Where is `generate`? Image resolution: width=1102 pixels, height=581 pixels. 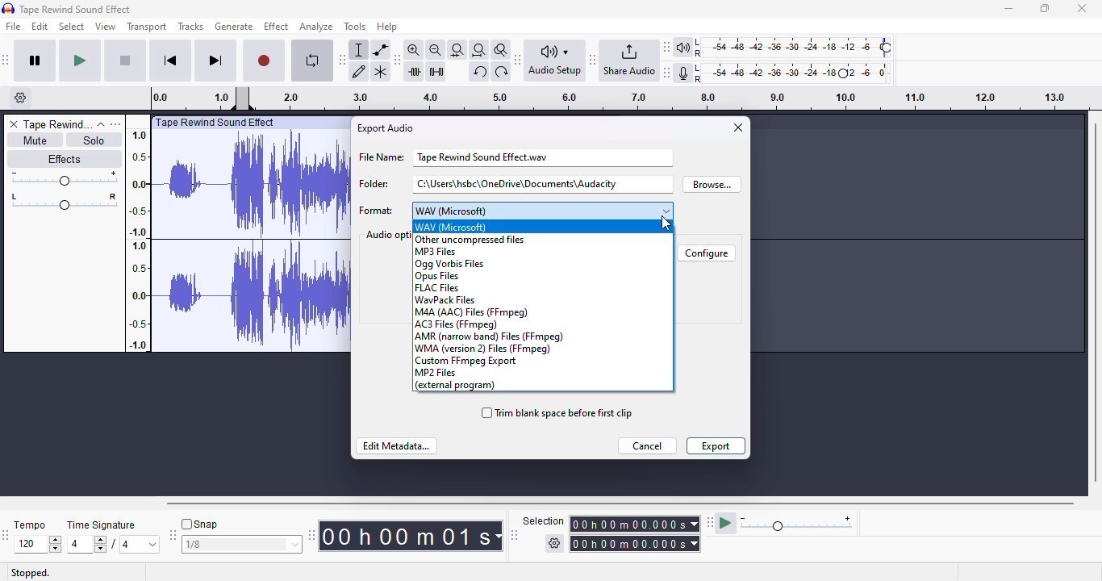
generate is located at coordinates (233, 27).